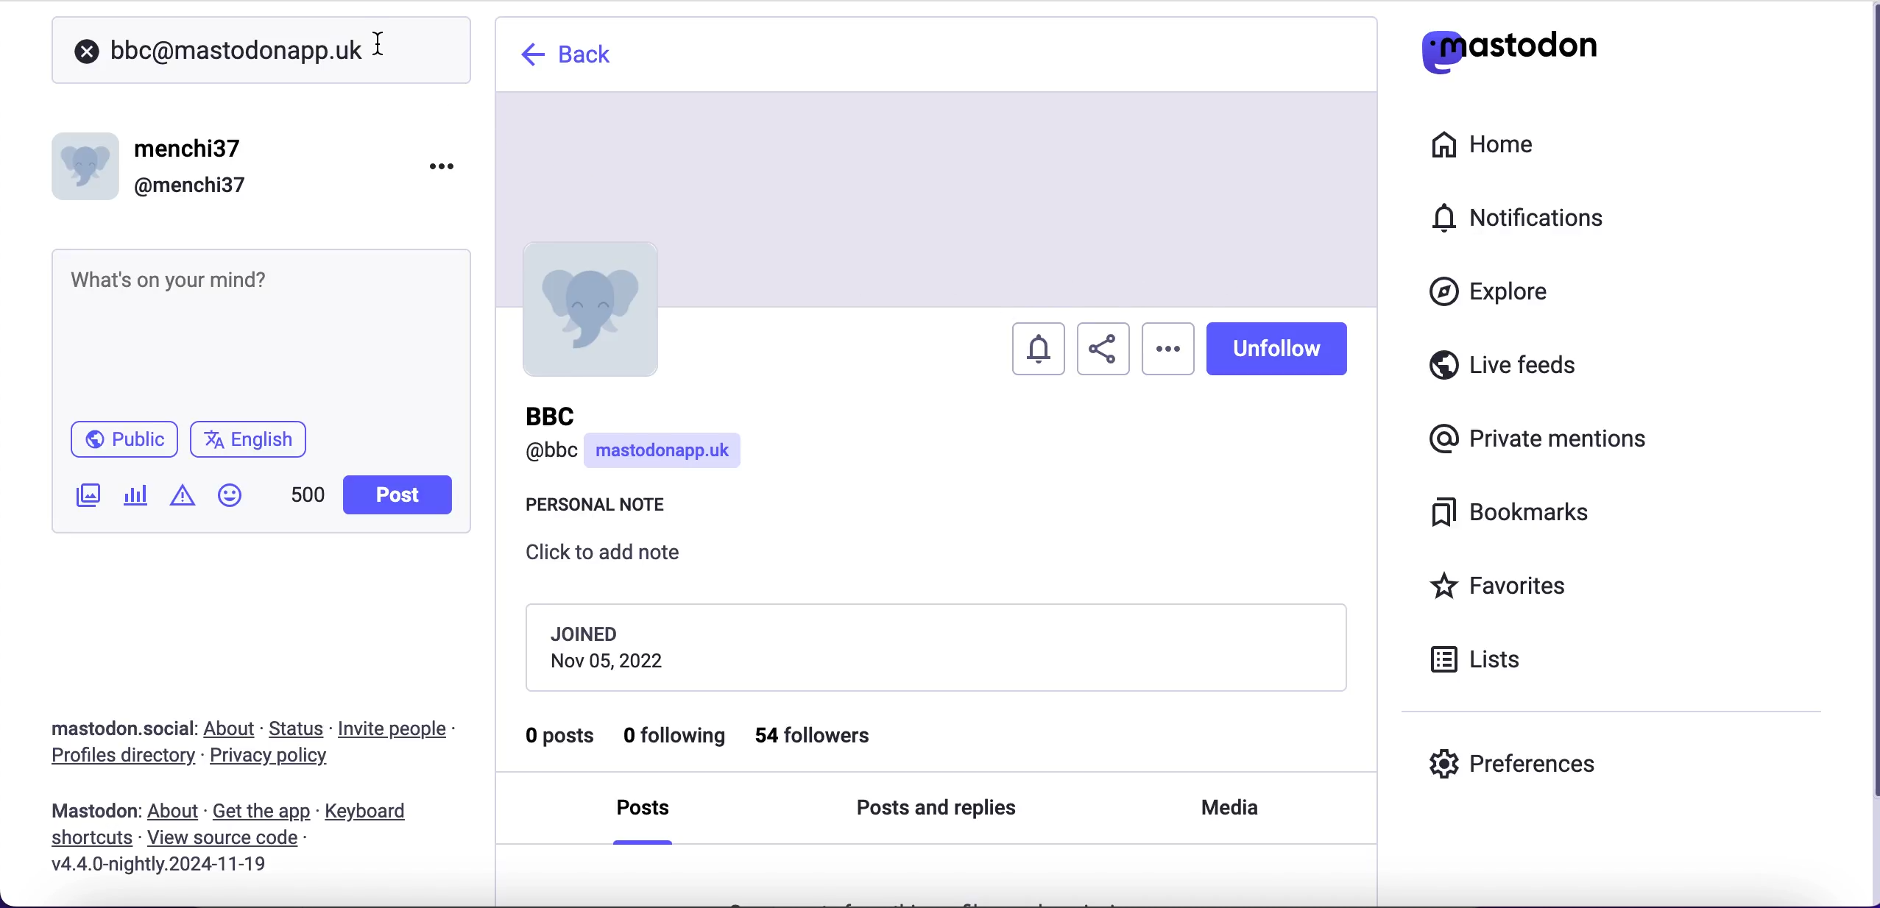 The width and height of the screenshot is (1880, 908). I want to click on public, so click(122, 443).